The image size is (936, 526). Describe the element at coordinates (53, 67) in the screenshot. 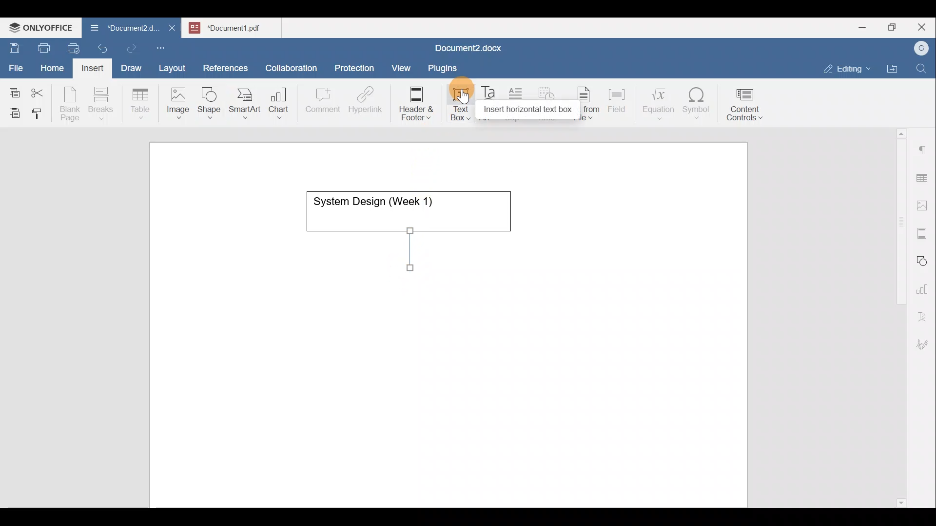

I see `Home` at that location.